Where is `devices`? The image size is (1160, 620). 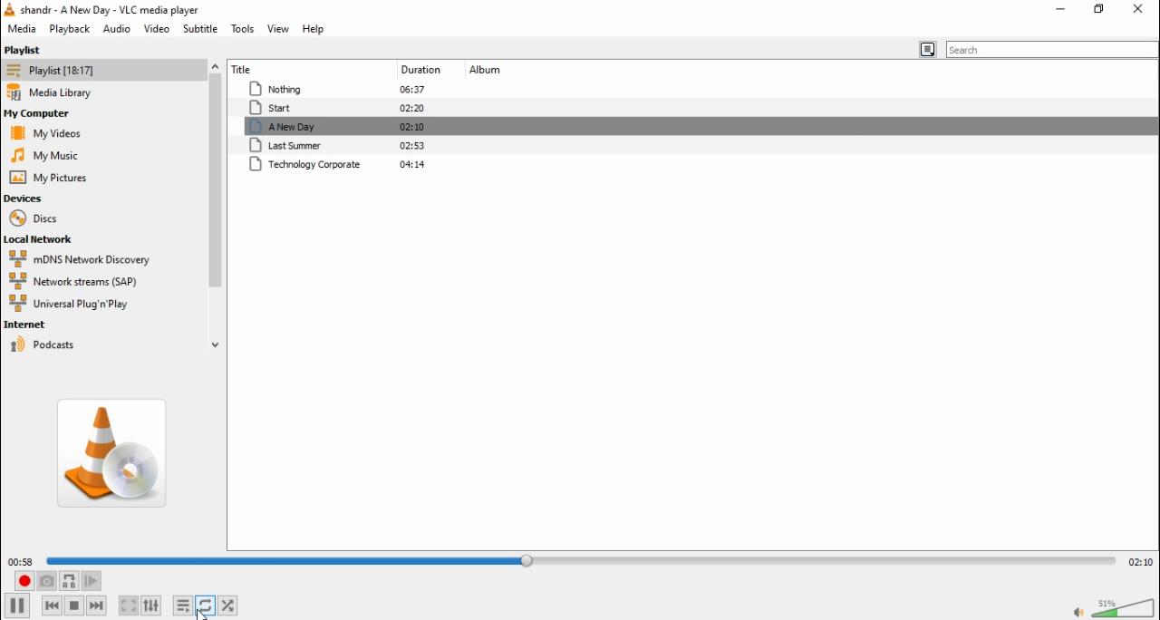 devices is located at coordinates (27, 199).